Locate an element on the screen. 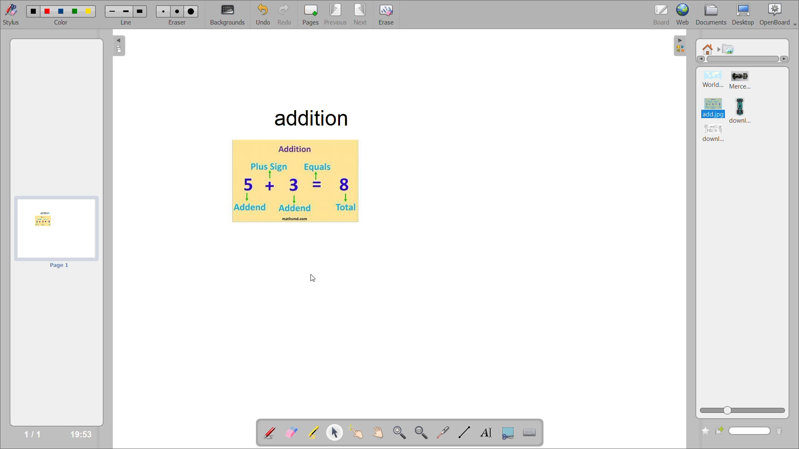 Image resolution: width=799 pixels, height=449 pixels. pages is located at coordinates (310, 15).